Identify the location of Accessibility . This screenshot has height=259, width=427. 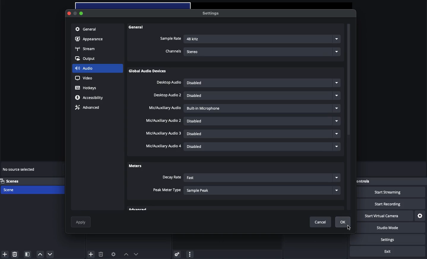
(90, 98).